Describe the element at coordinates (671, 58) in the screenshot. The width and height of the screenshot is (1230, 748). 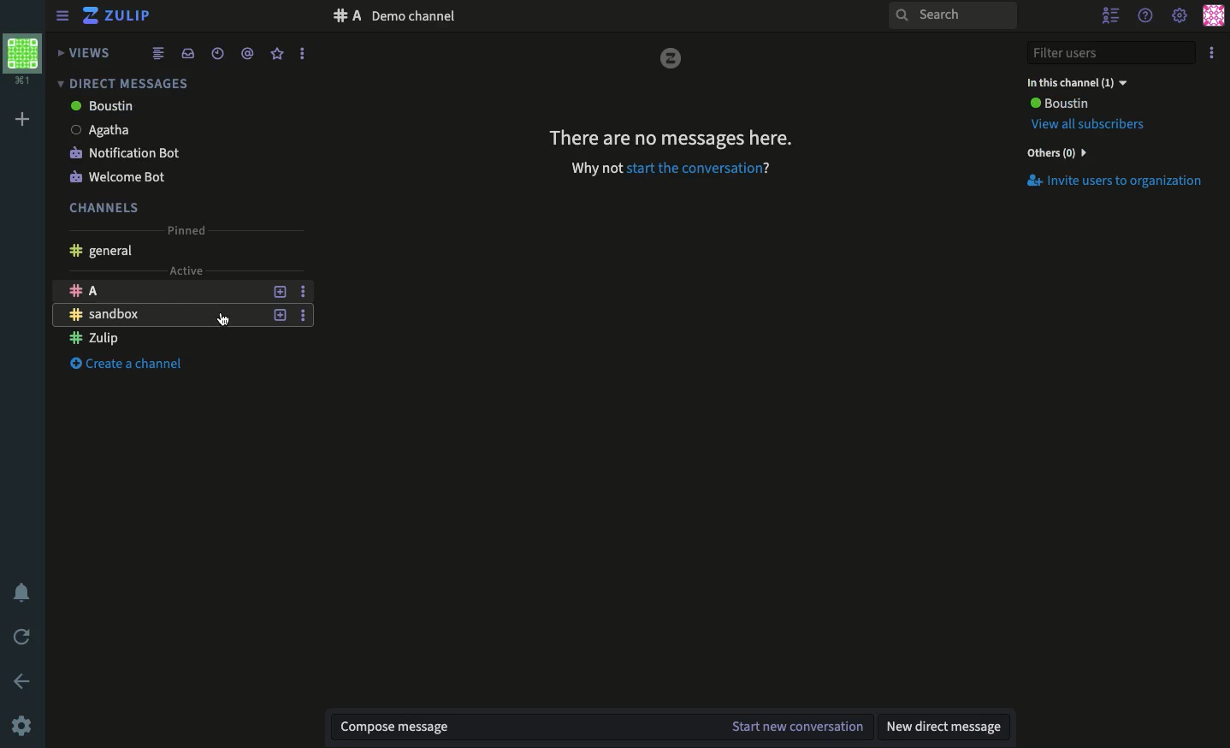
I see `zulip logo` at that location.